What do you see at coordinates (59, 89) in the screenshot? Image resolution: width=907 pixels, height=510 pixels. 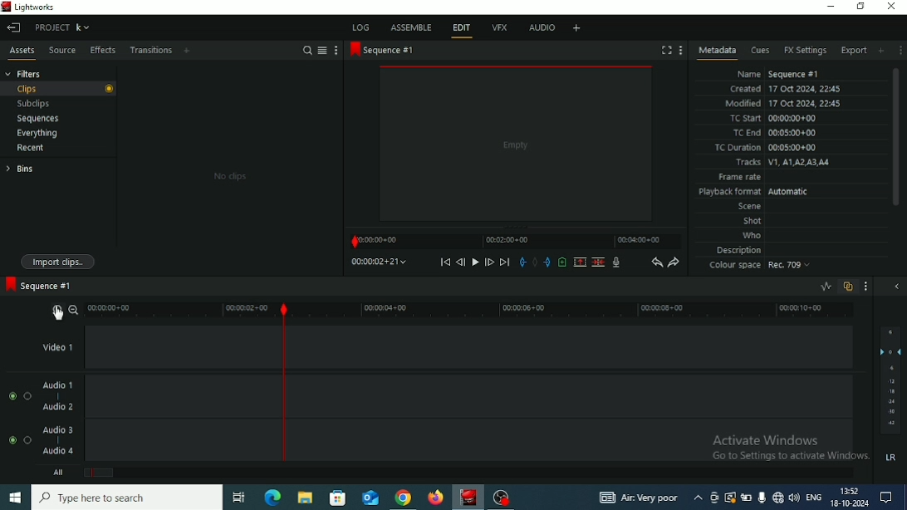 I see `Clips` at bounding box center [59, 89].